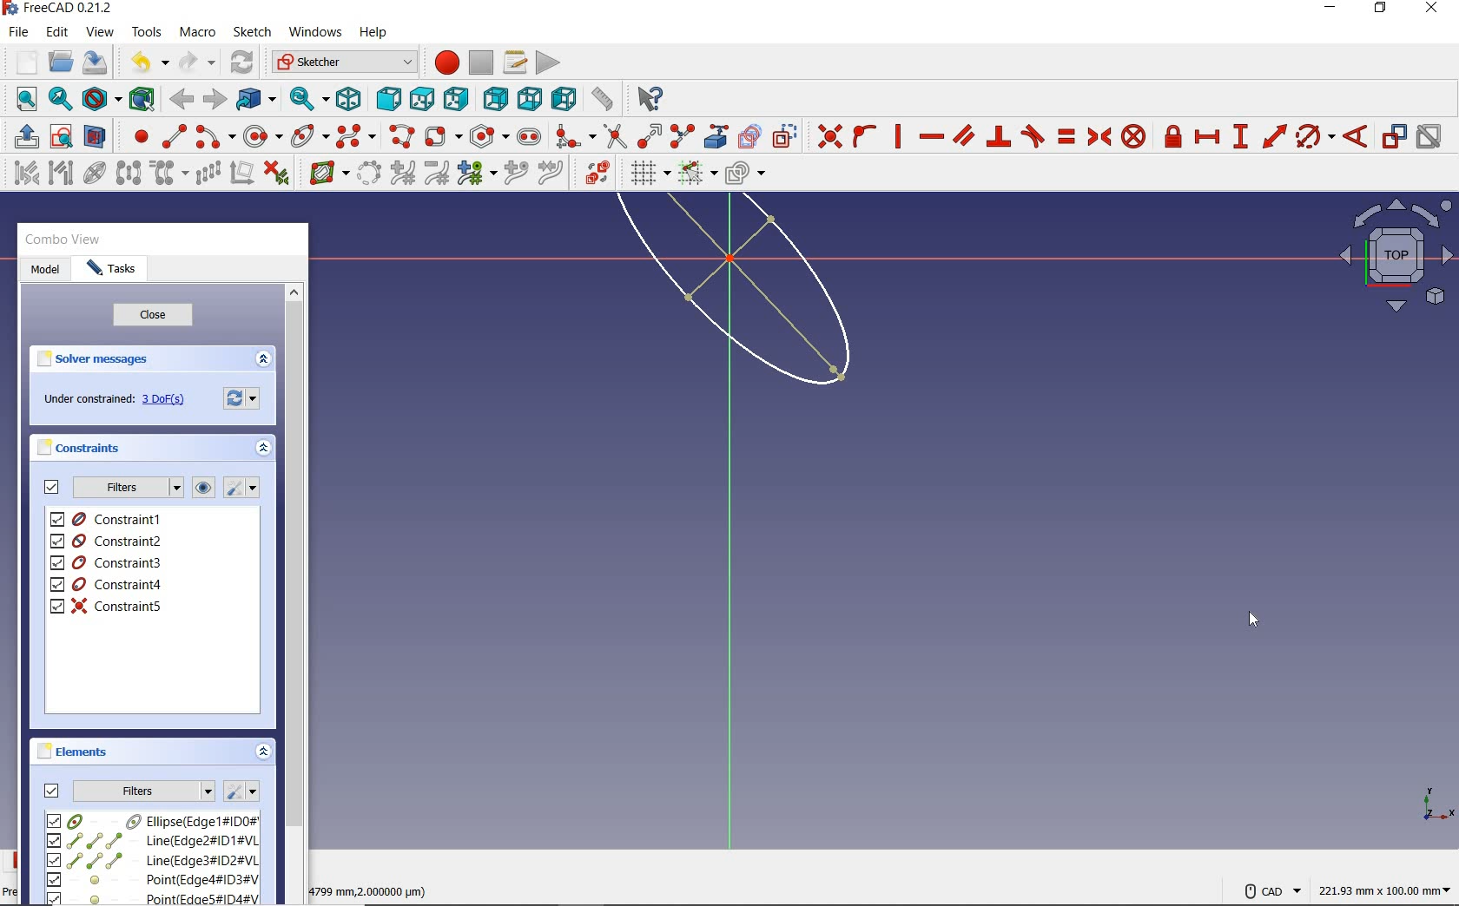 The image size is (1459, 906). Describe the element at coordinates (495, 98) in the screenshot. I see `rear` at that location.